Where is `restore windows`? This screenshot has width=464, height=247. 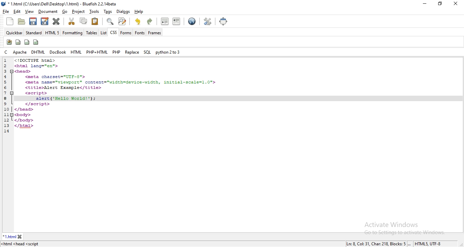
restore windows is located at coordinates (441, 3).